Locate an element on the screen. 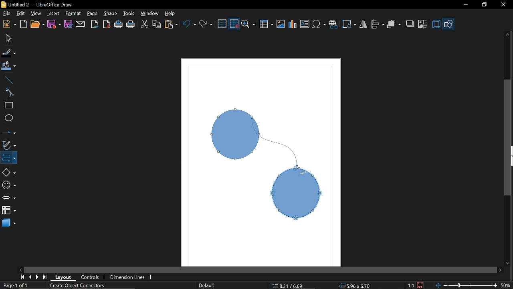 Image resolution: width=513 pixels, height=289 pixels. Zoom is located at coordinates (249, 24).